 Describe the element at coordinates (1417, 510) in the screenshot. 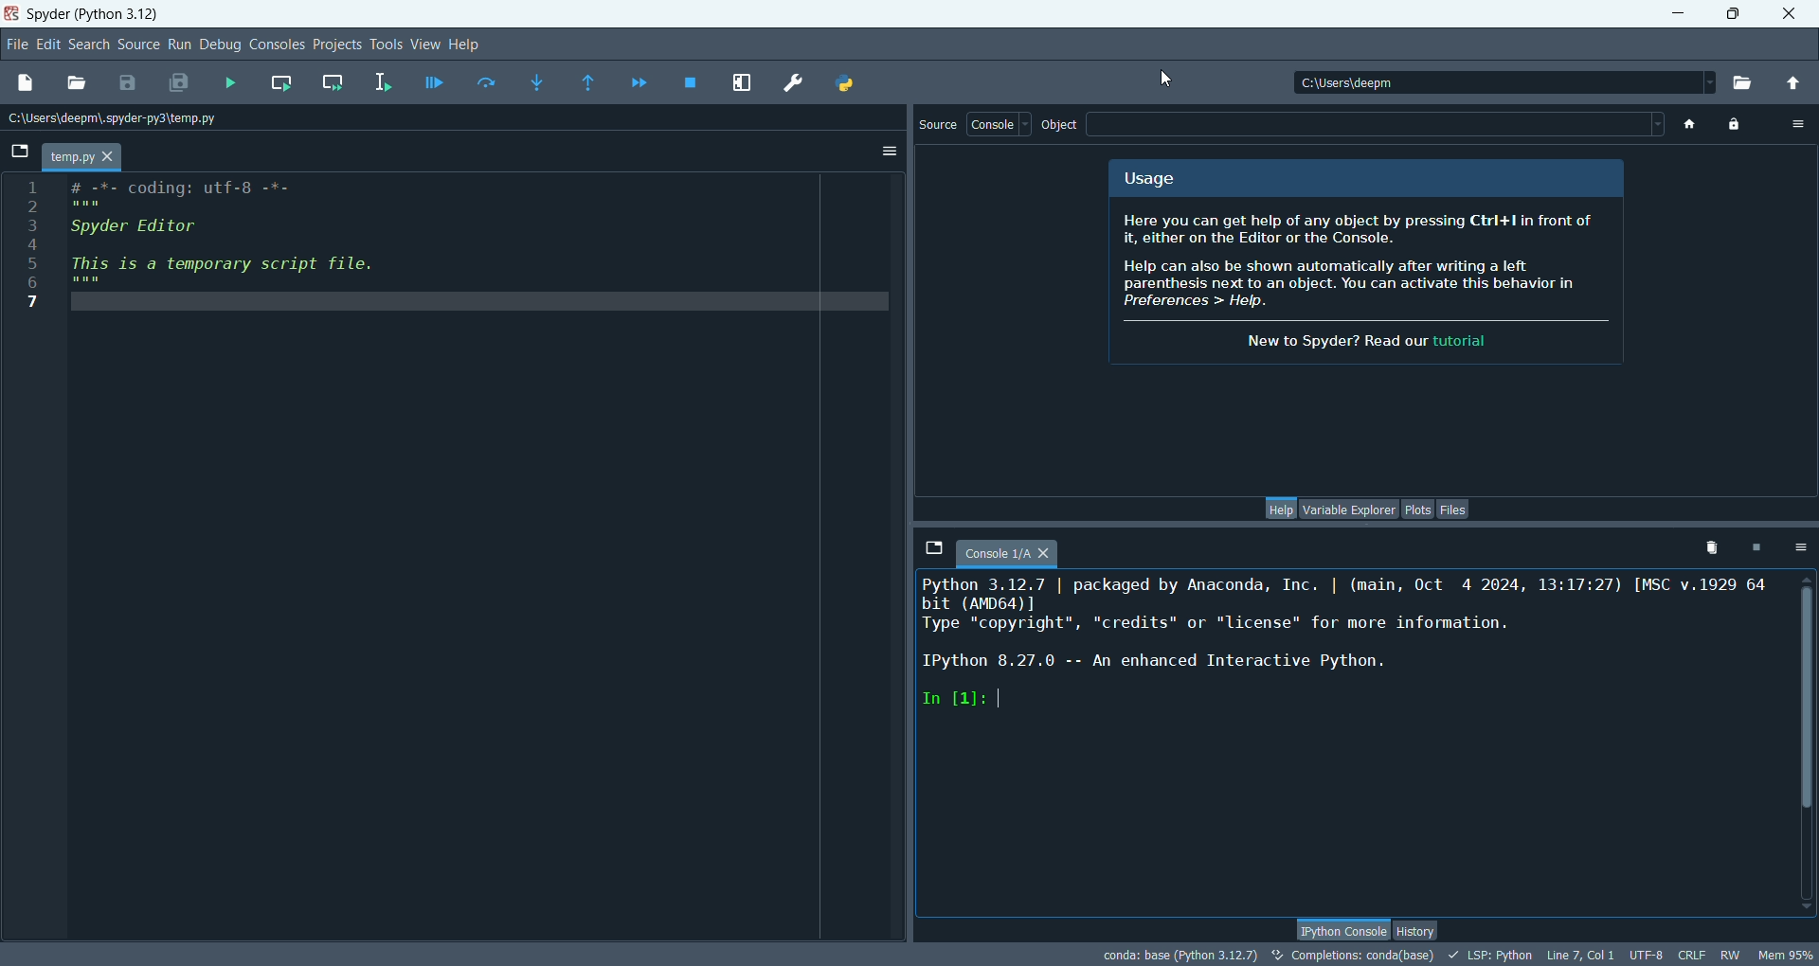

I see `plots` at that location.